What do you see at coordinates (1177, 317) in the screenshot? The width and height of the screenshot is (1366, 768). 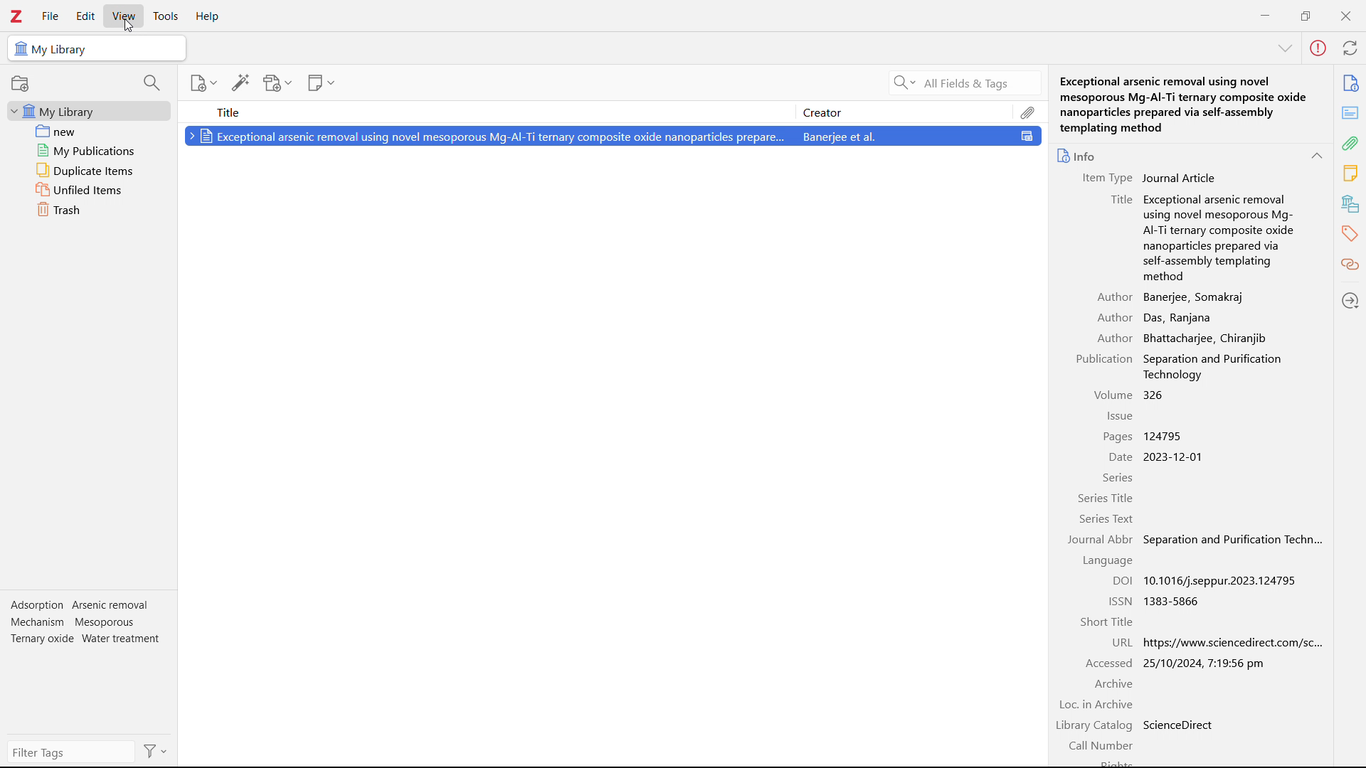 I see `Das, Ranjana` at bounding box center [1177, 317].